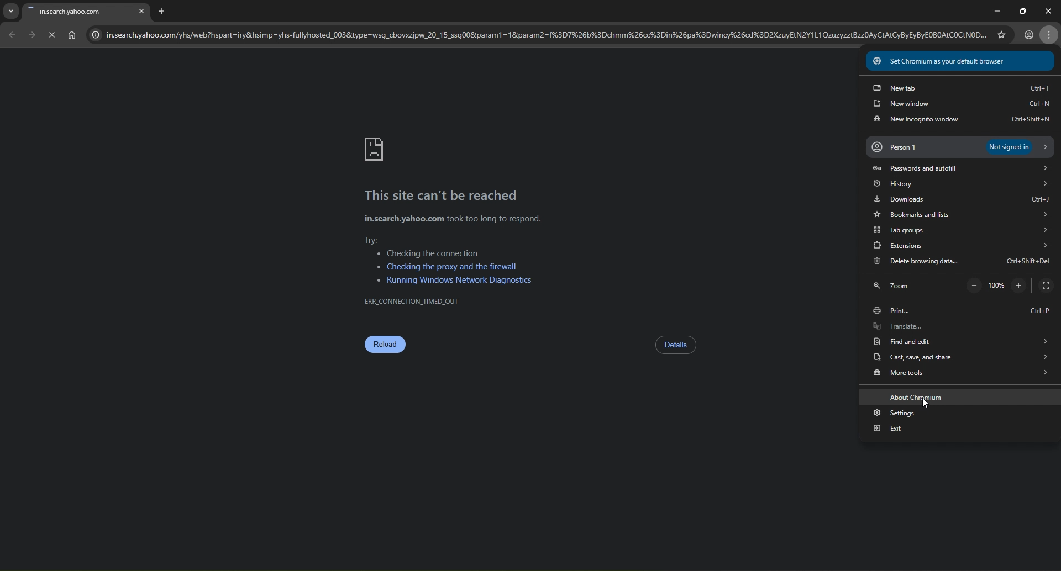  Describe the element at coordinates (903, 286) in the screenshot. I see `zoom` at that location.